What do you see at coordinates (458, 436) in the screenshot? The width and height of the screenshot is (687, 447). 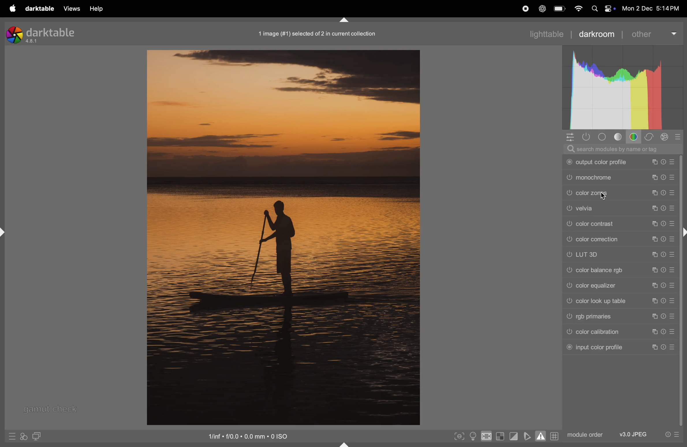 I see `toggle peak focusing mode` at bounding box center [458, 436].